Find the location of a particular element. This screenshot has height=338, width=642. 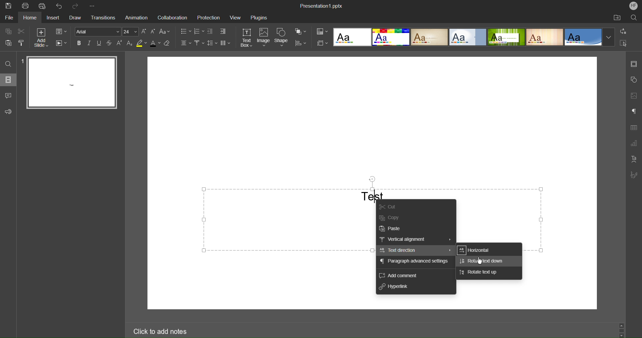

Search is located at coordinates (8, 62).